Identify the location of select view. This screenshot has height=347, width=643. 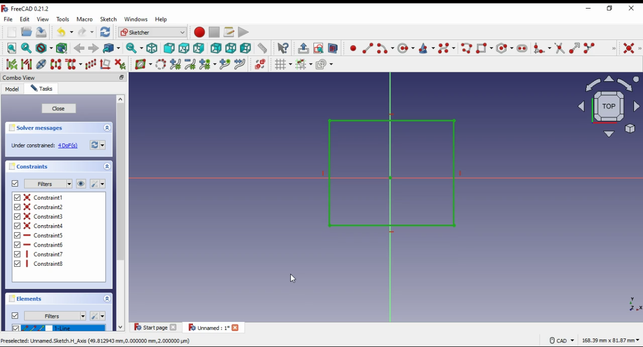
(607, 106).